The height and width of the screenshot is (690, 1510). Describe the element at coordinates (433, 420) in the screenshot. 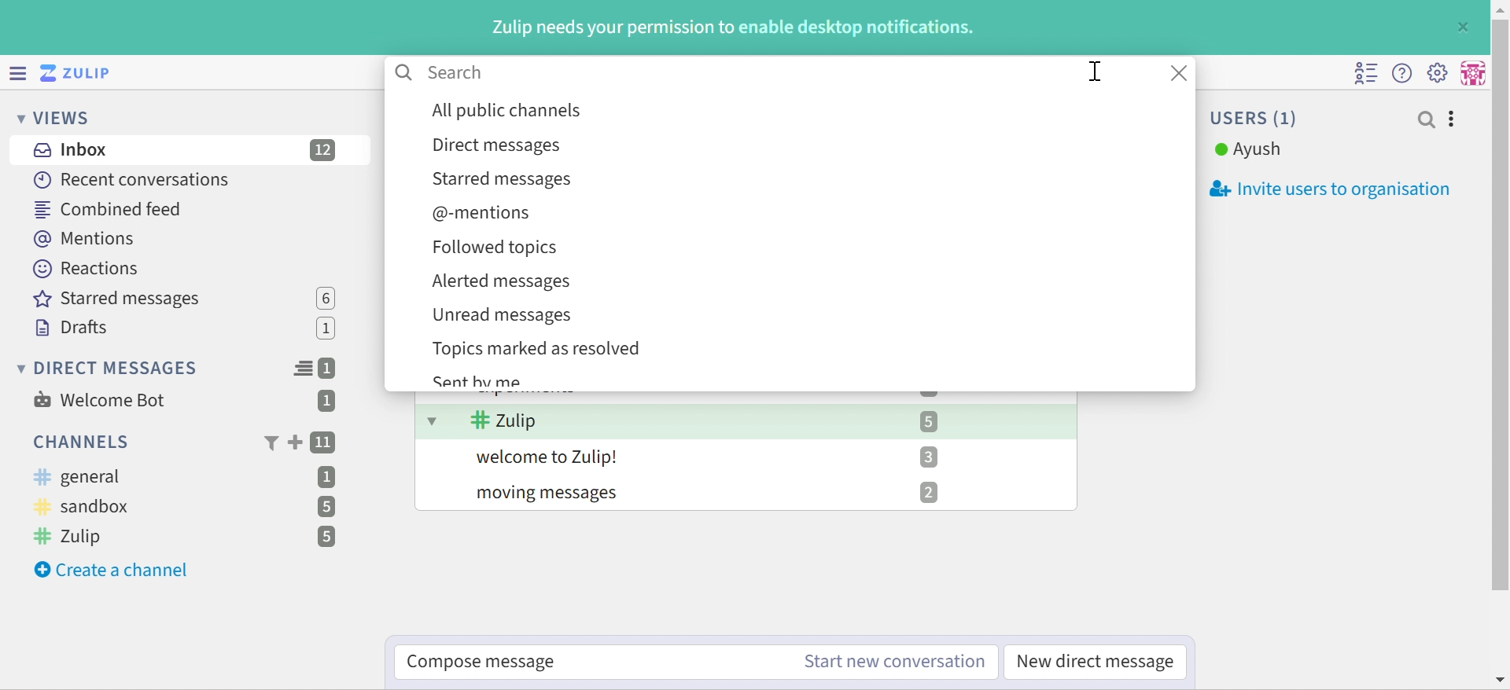

I see `Drop down` at that location.